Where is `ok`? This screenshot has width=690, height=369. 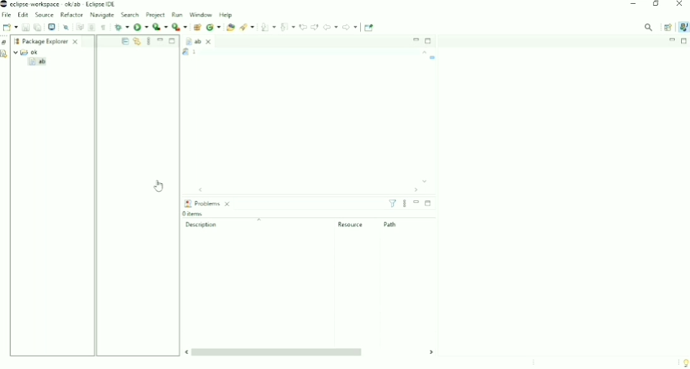 ok is located at coordinates (27, 52).